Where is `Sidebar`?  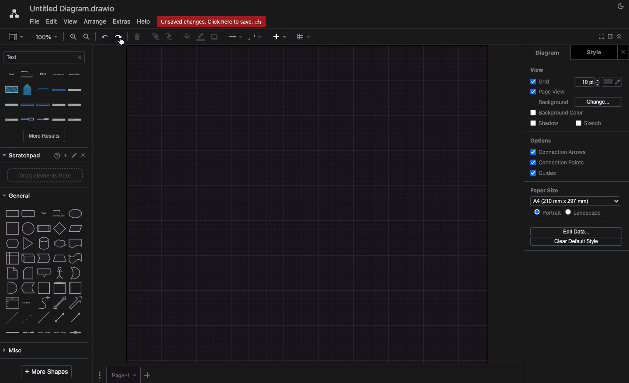 Sidebar is located at coordinates (609, 37).